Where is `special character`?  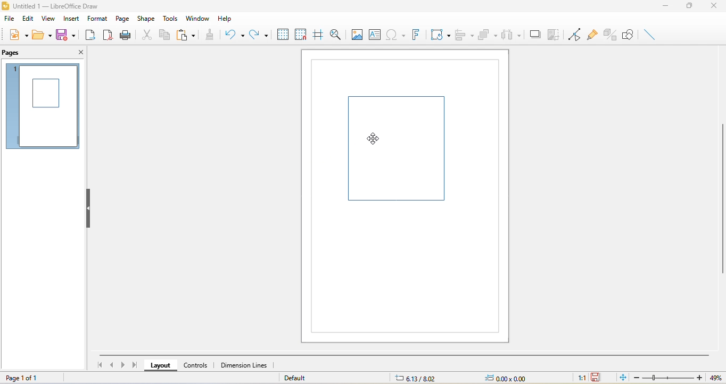 special character is located at coordinates (397, 35).